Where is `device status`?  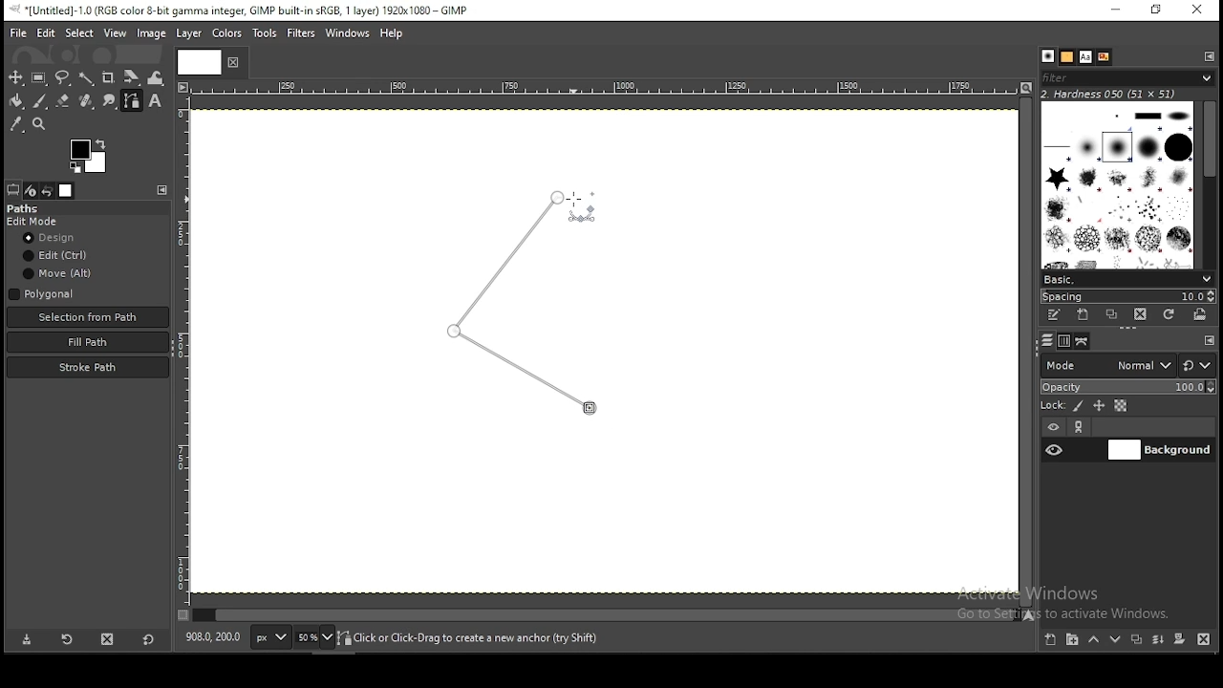 device status is located at coordinates (31, 190).